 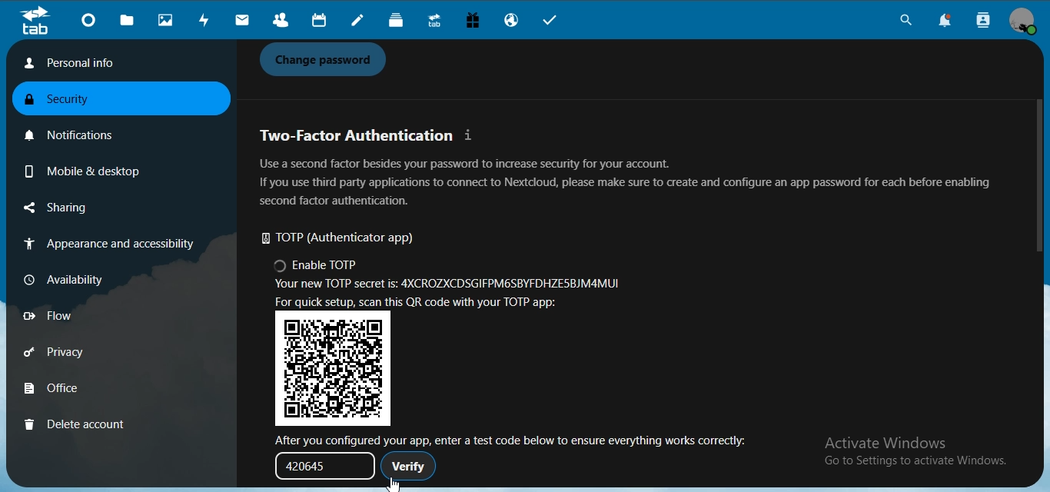 What do you see at coordinates (207, 20) in the screenshot?
I see `activity` at bounding box center [207, 20].